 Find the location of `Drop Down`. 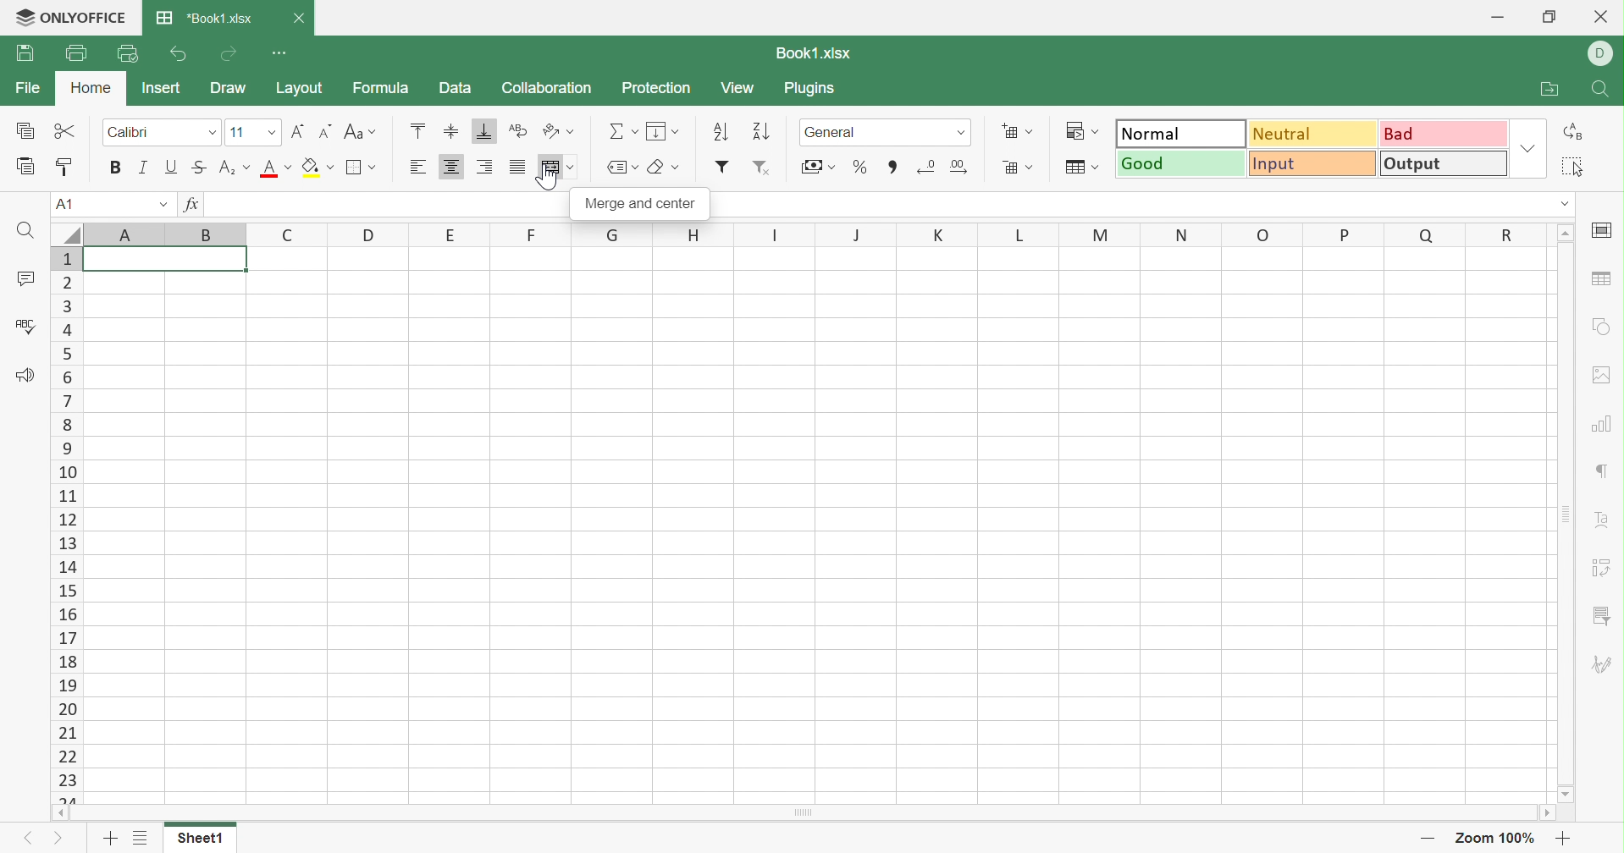

Drop Down is located at coordinates (1561, 205).